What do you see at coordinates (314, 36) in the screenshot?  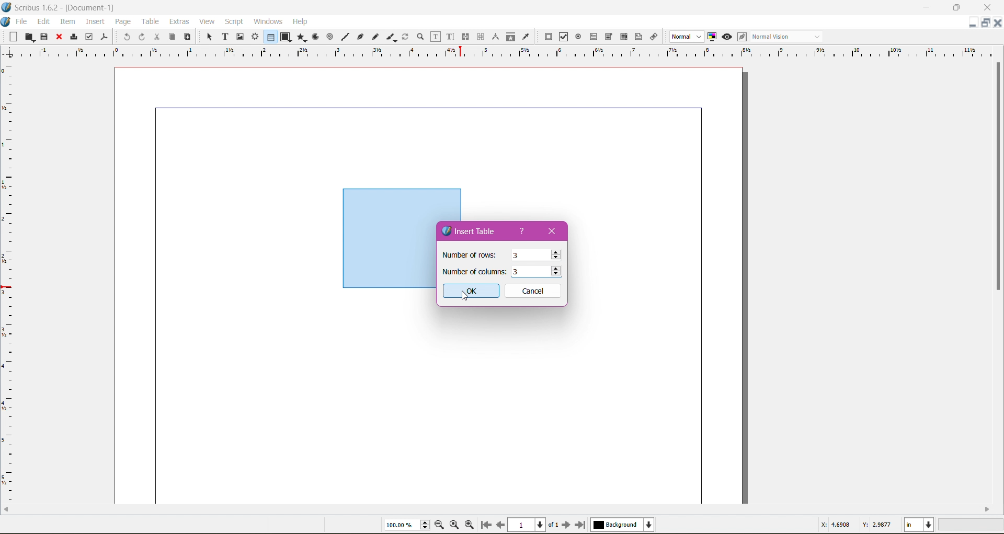 I see `Arc` at bounding box center [314, 36].